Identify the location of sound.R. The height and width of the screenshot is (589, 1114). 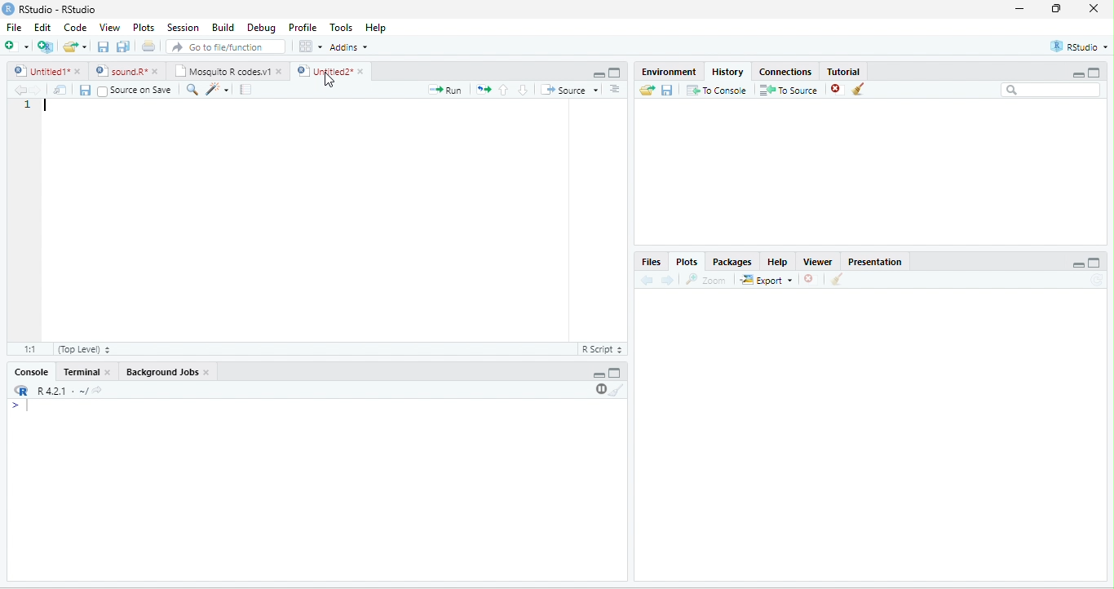
(121, 71).